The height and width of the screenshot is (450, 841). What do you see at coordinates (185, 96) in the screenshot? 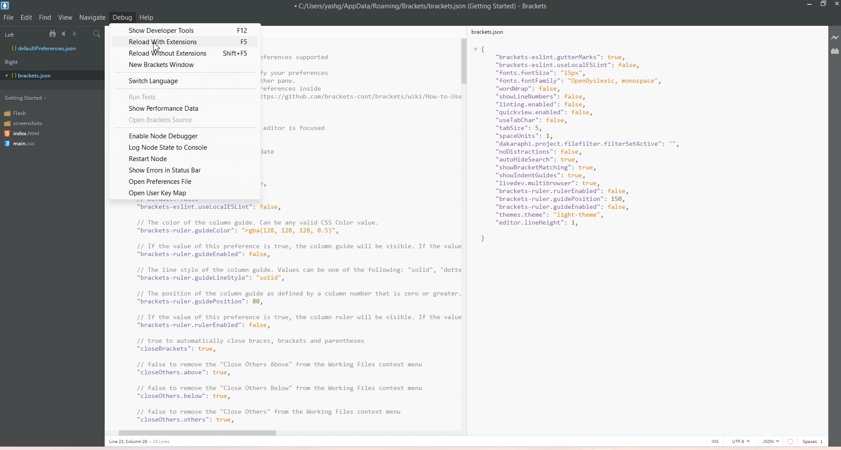
I see `run tests` at bounding box center [185, 96].